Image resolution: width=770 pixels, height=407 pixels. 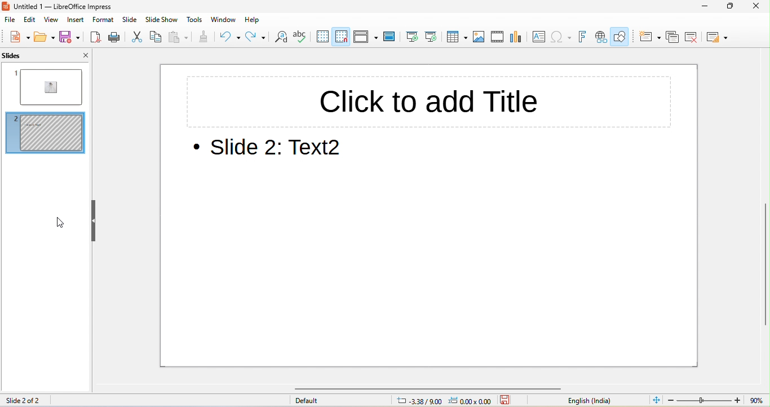 What do you see at coordinates (138, 38) in the screenshot?
I see `cut` at bounding box center [138, 38].